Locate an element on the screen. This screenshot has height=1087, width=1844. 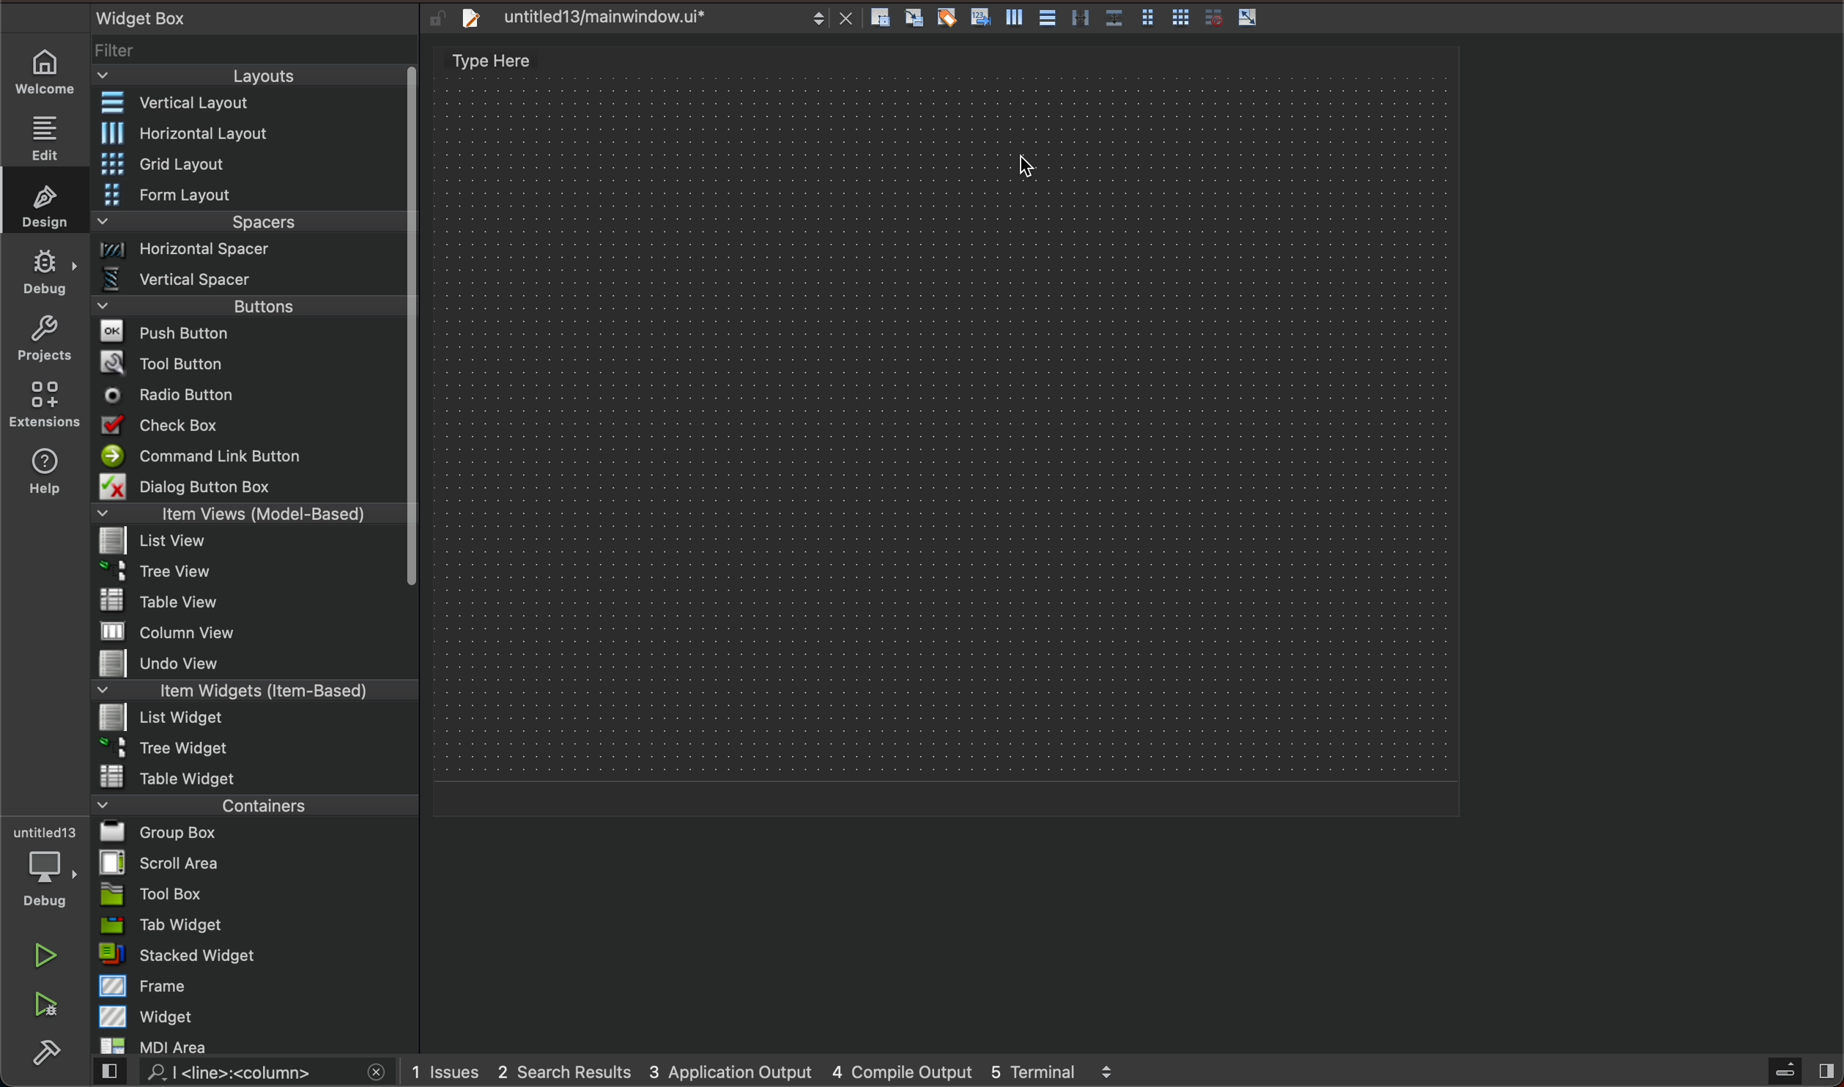
tab order is located at coordinates (982, 16).